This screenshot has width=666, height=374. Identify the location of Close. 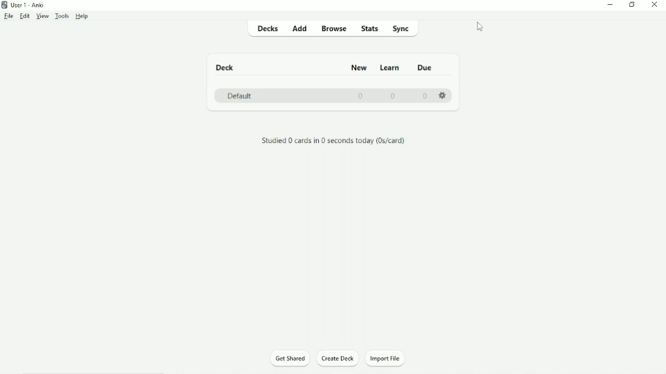
(656, 5).